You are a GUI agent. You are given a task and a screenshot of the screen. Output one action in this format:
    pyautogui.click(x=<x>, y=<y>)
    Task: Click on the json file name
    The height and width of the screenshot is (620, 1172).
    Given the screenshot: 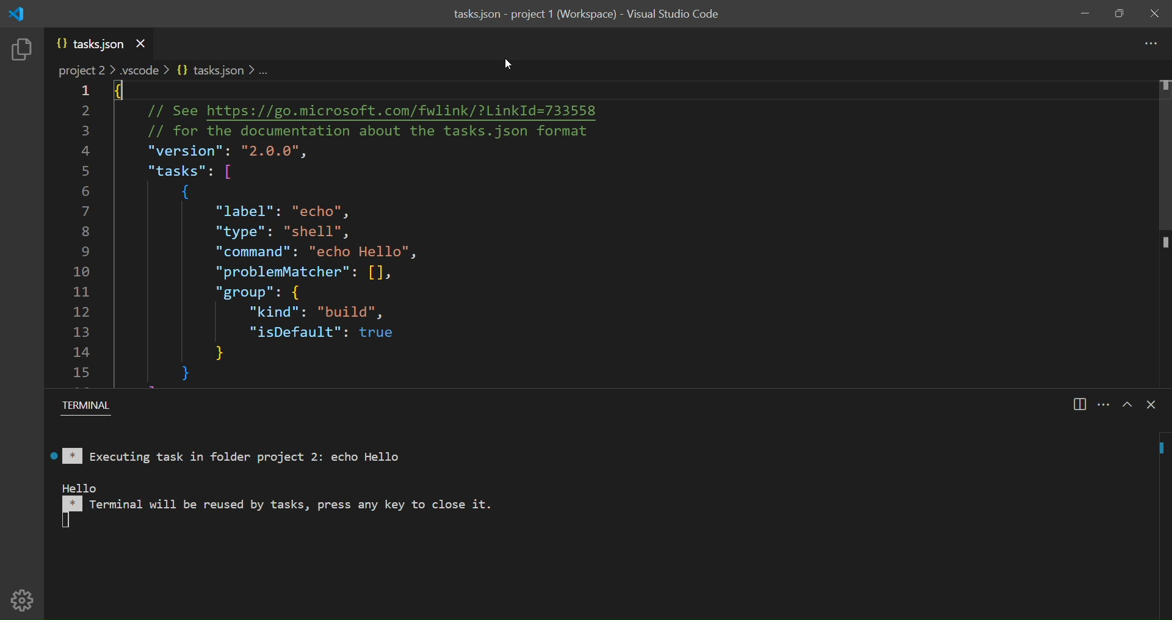 What is the action you would take?
    pyautogui.click(x=90, y=44)
    